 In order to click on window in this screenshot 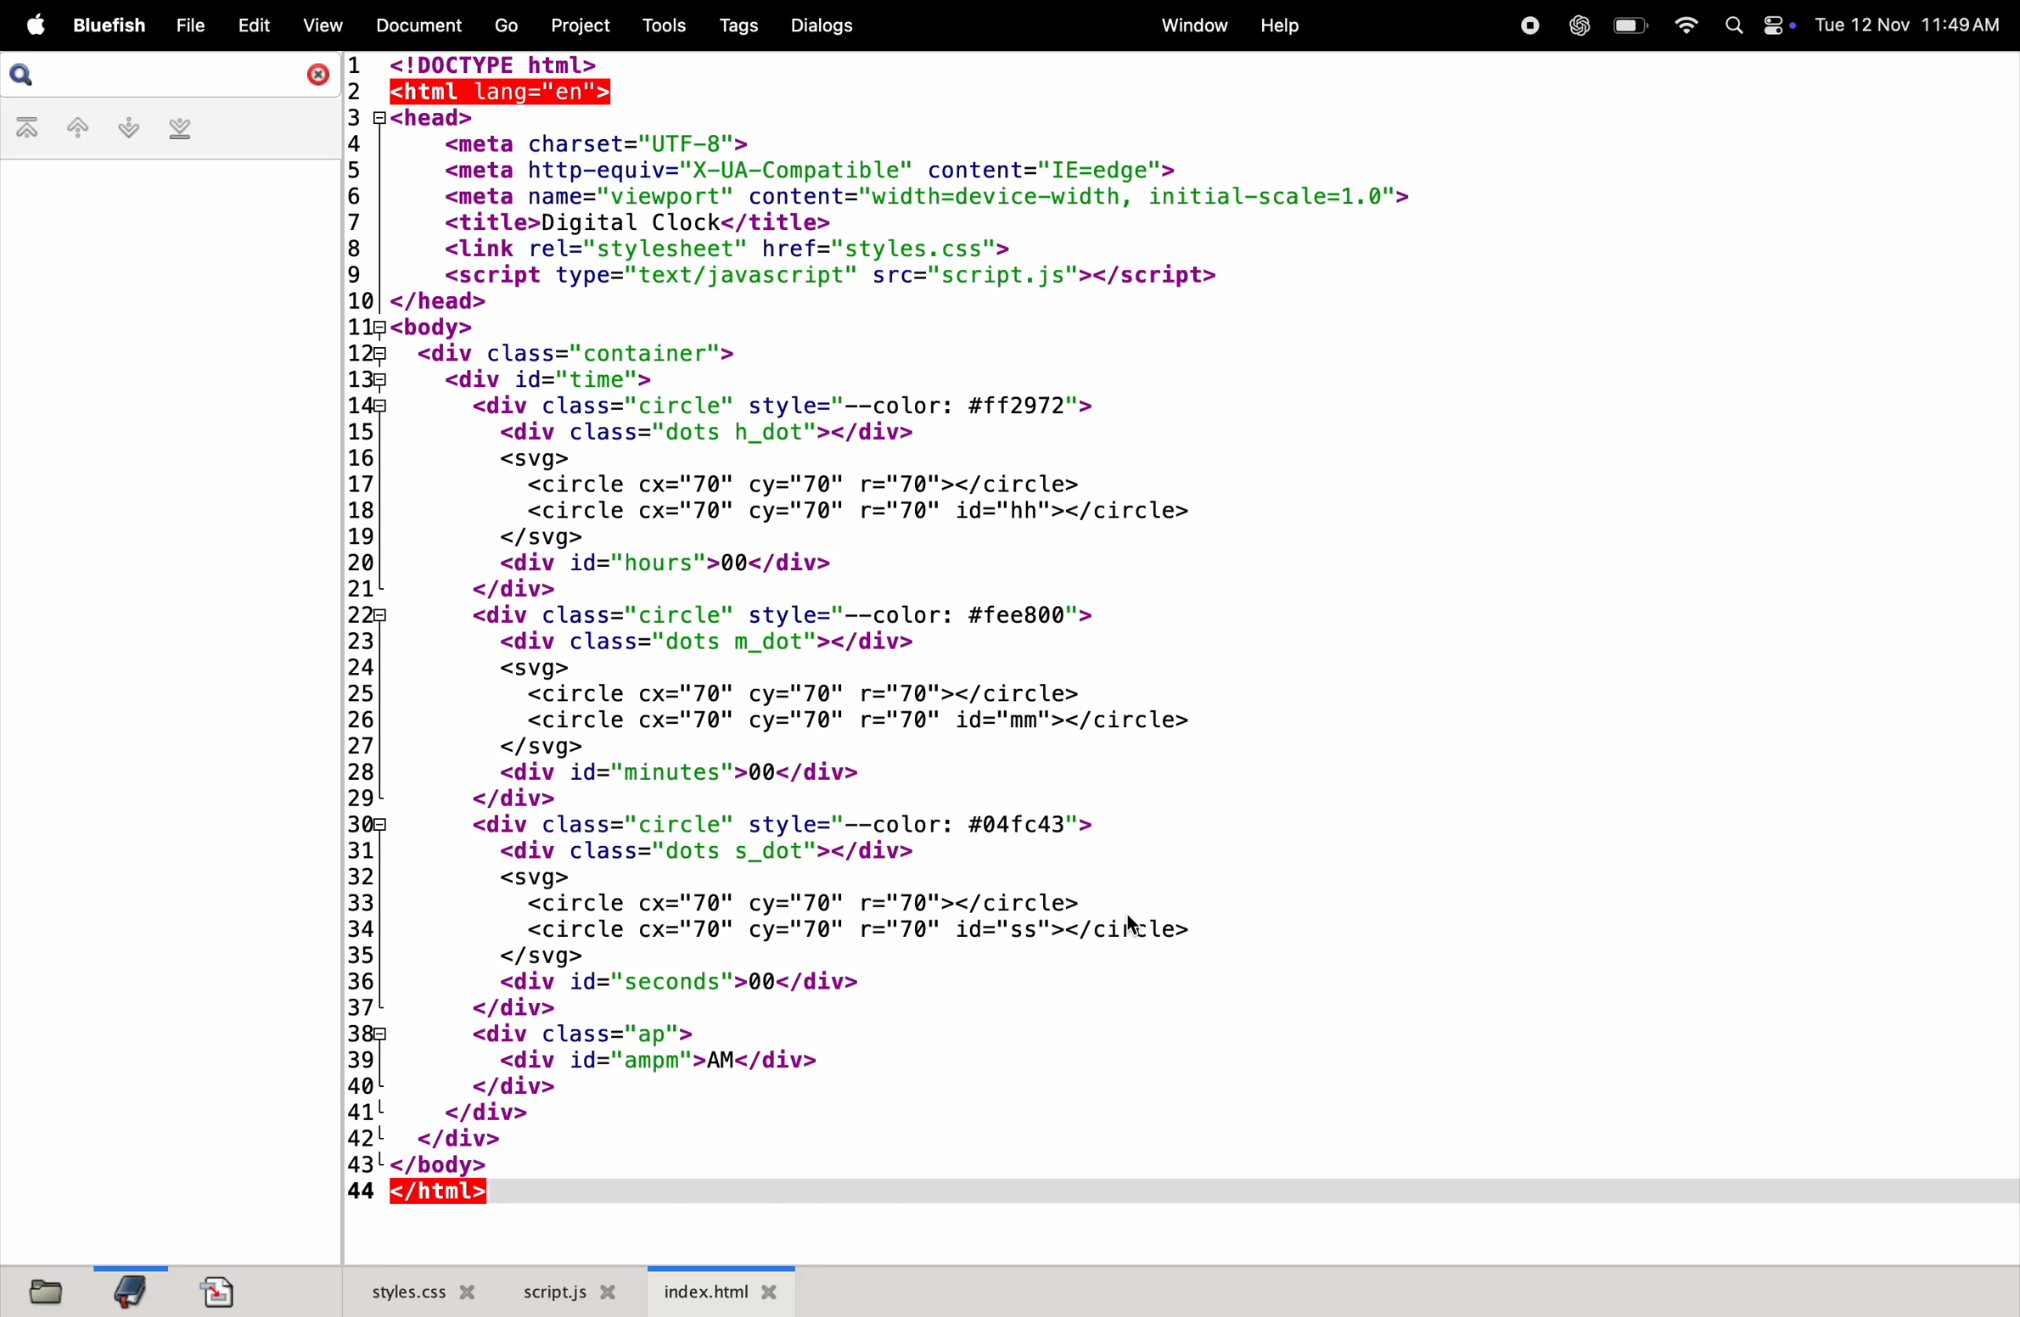, I will do `click(1193, 24)`.